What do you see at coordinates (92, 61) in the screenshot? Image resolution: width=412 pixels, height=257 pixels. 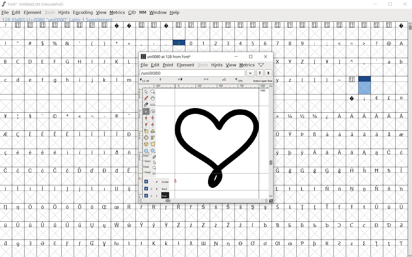 I see `glyph` at bounding box center [92, 61].